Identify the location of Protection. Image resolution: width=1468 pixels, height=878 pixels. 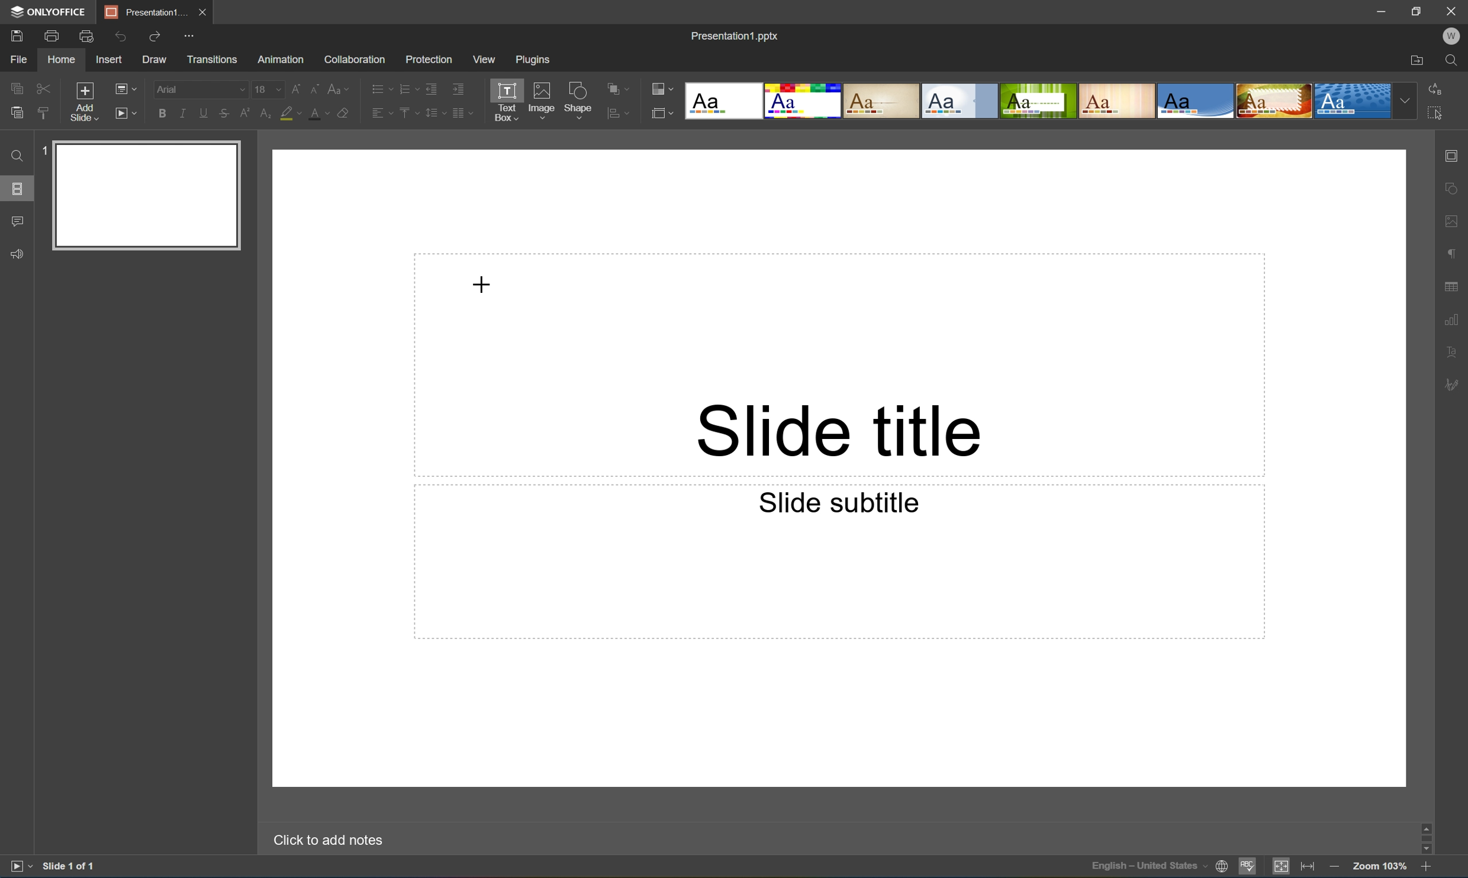
(427, 59).